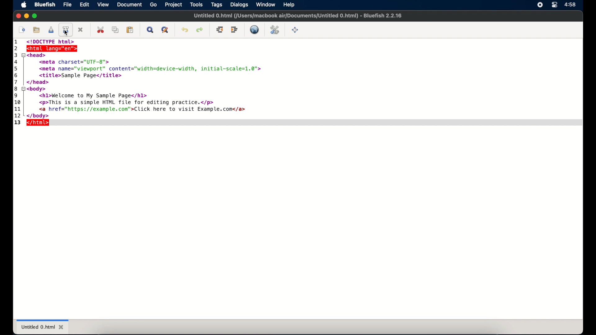 The height and width of the screenshot is (335, 596). Describe the element at coordinates (39, 82) in the screenshot. I see `</head>` at that location.